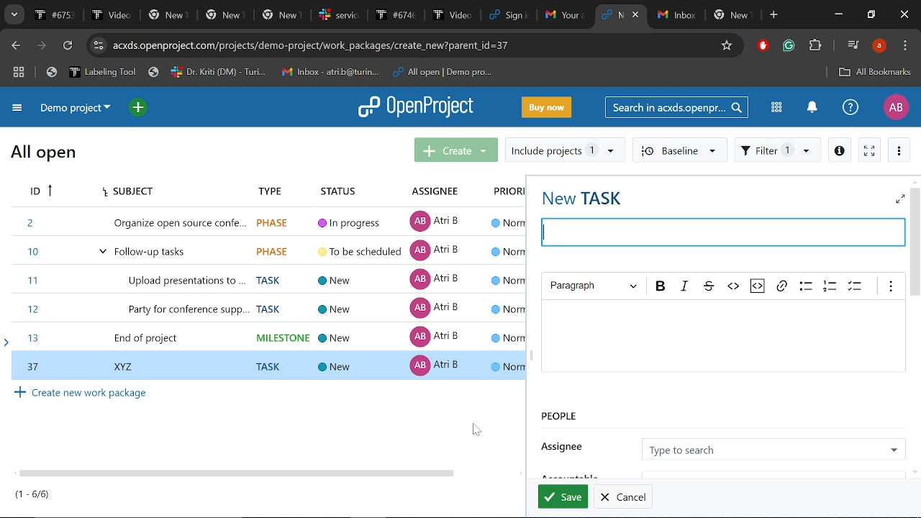 The image size is (921, 518). Describe the element at coordinates (311, 14) in the screenshot. I see `Tabs` at that location.